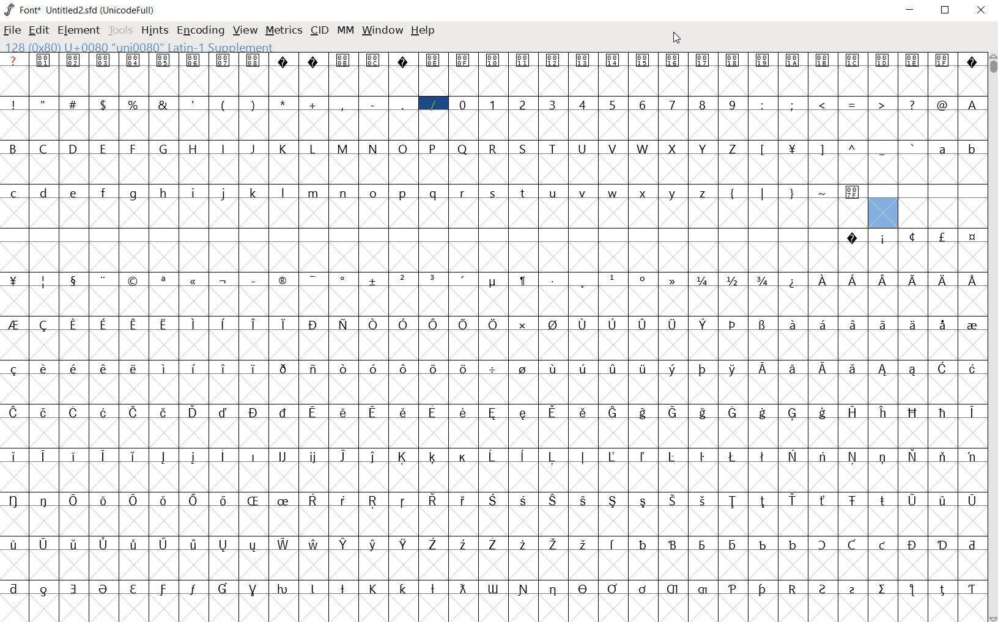  Describe the element at coordinates (672, 149) in the screenshot. I see `glyph` at that location.